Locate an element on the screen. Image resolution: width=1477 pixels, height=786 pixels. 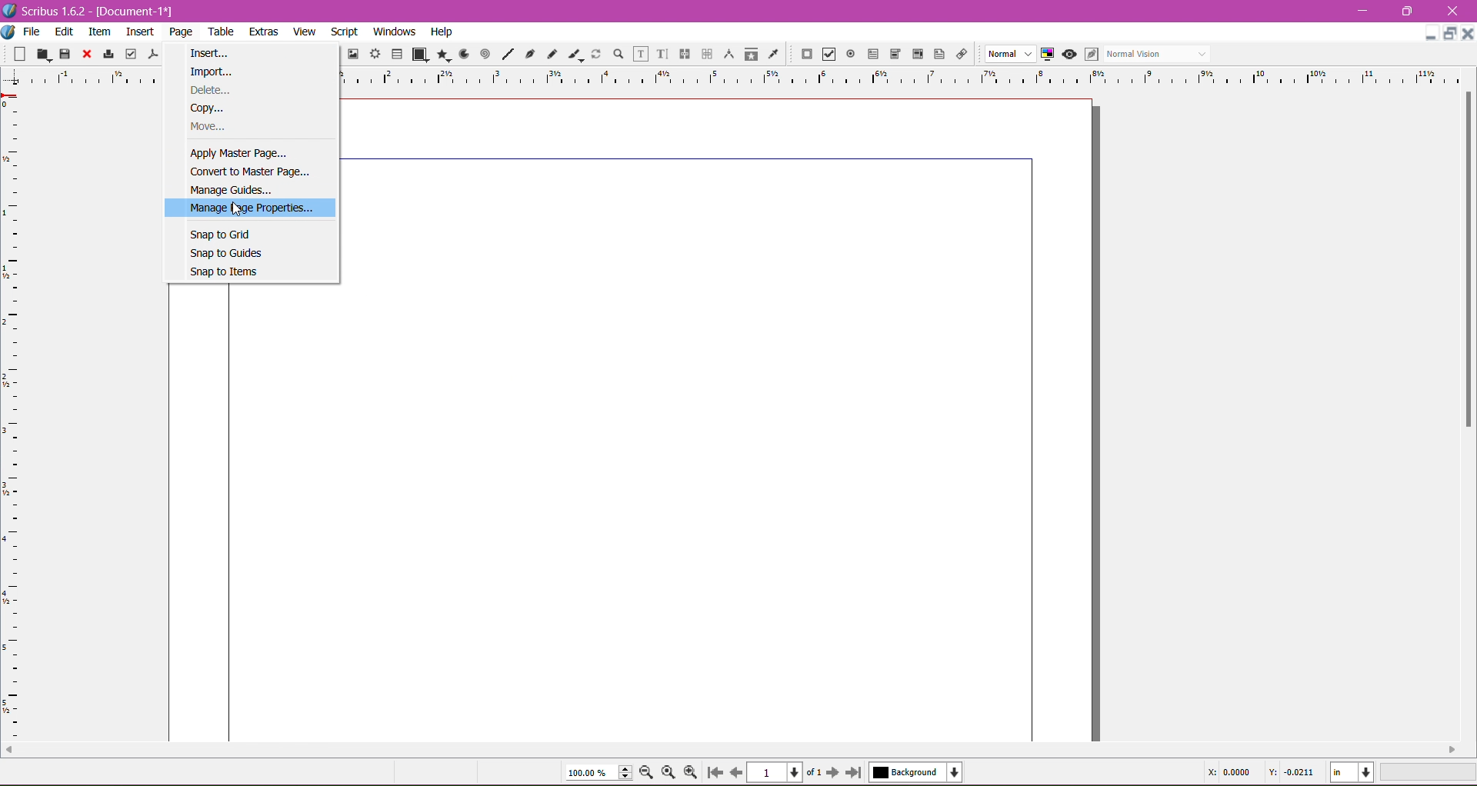
PDF Push Button is located at coordinates (806, 55).